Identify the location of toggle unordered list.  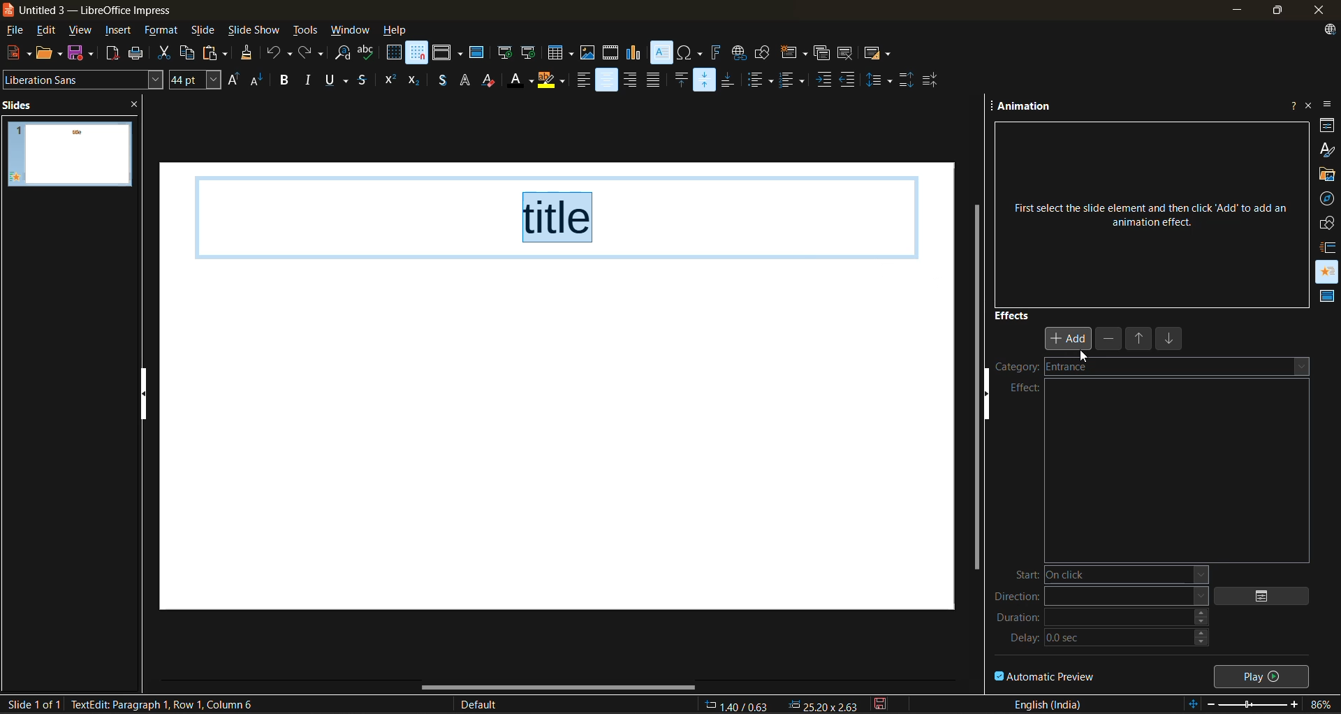
(763, 80).